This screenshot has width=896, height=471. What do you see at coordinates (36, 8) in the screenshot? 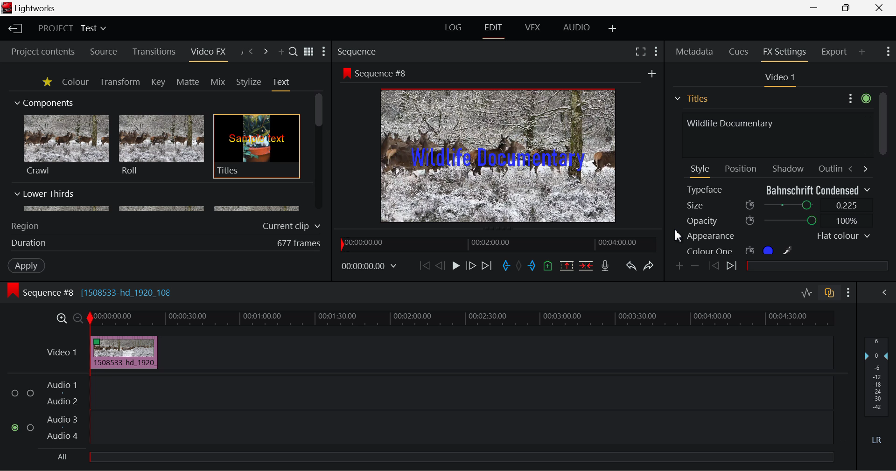
I see `Lightworks` at bounding box center [36, 8].